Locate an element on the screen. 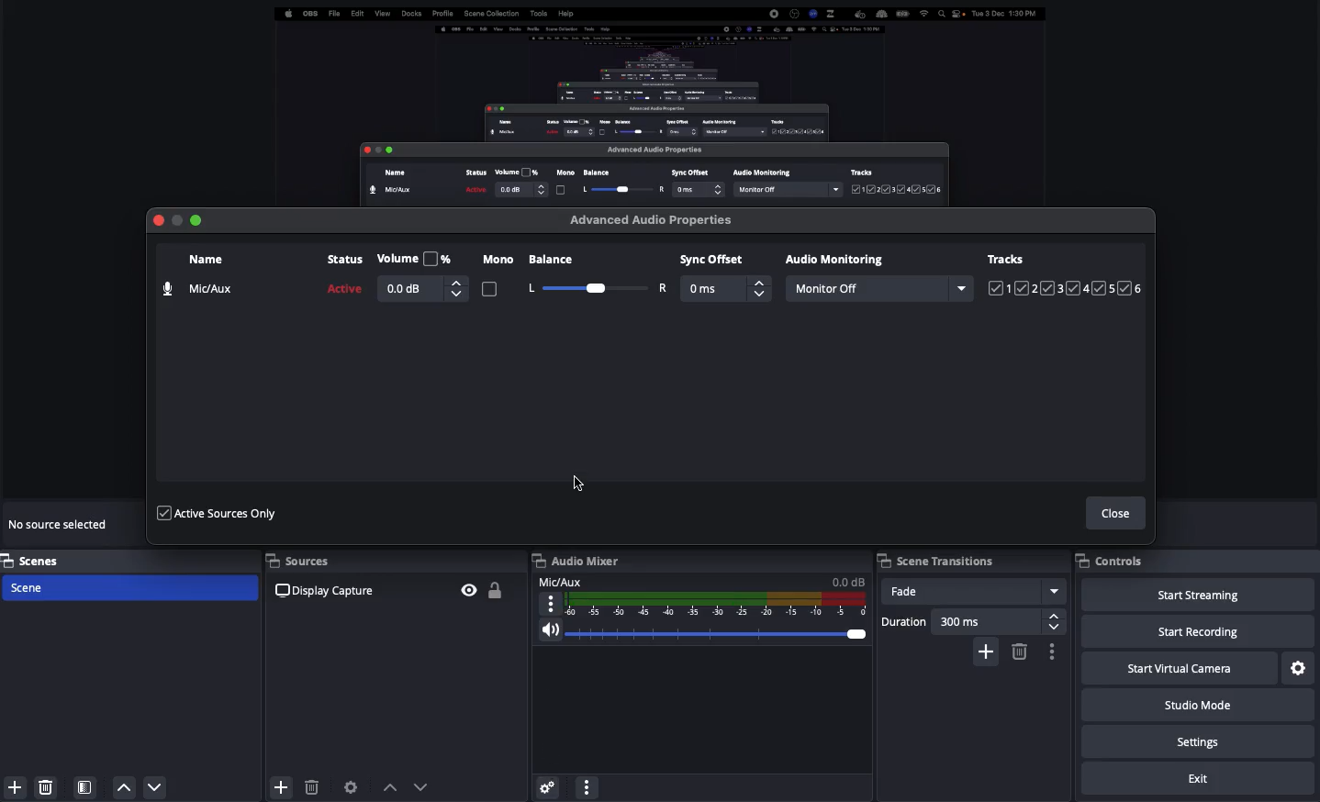  Options is located at coordinates (1053, 651).